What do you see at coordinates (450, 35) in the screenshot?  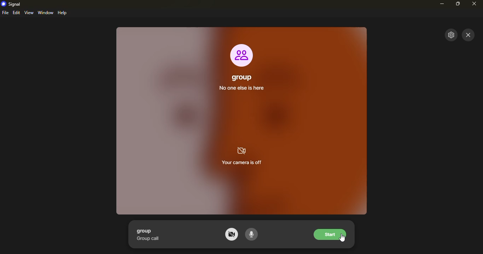 I see `settings` at bounding box center [450, 35].